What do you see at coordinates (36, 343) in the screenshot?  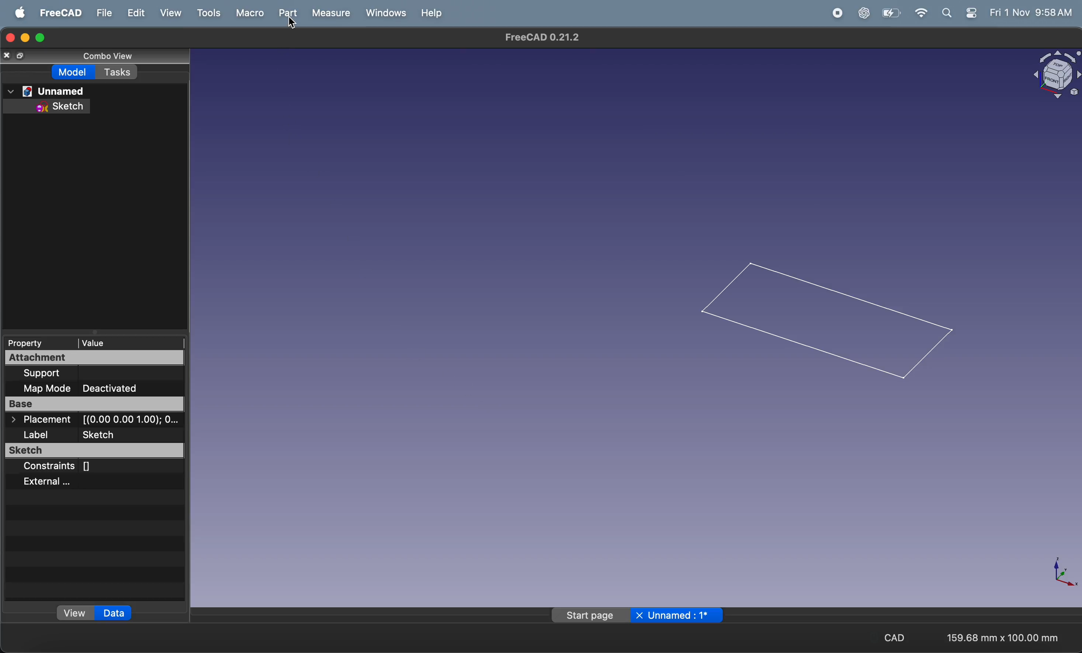 I see `property` at bounding box center [36, 343].